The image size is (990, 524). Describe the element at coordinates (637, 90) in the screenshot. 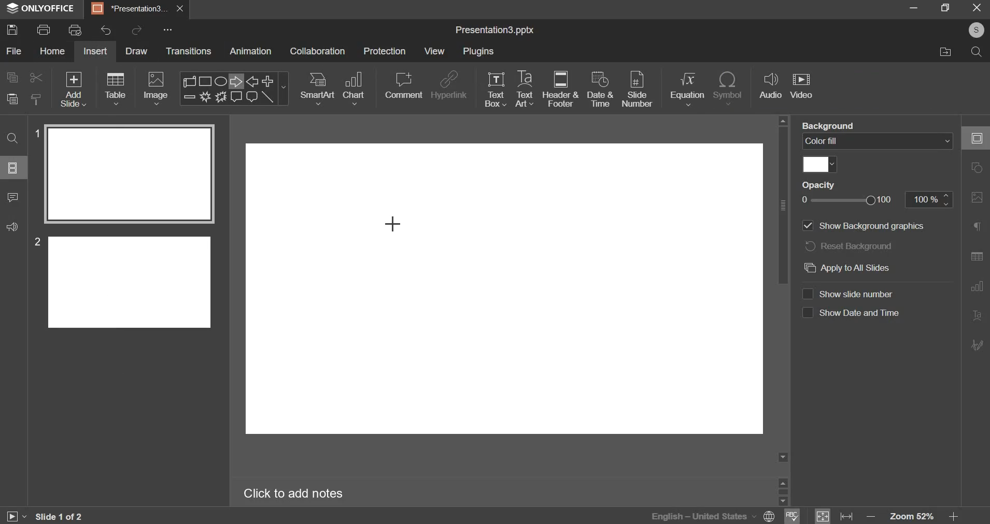

I see `slide number` at that location.